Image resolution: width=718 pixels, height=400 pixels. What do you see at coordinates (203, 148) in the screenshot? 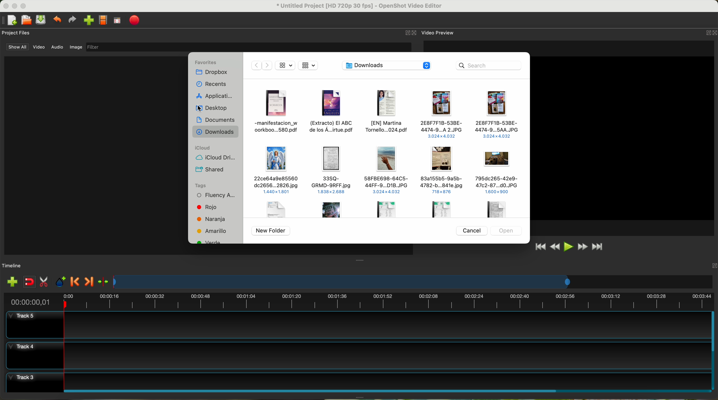
I see `icloud` at bounding box center [203, 148].